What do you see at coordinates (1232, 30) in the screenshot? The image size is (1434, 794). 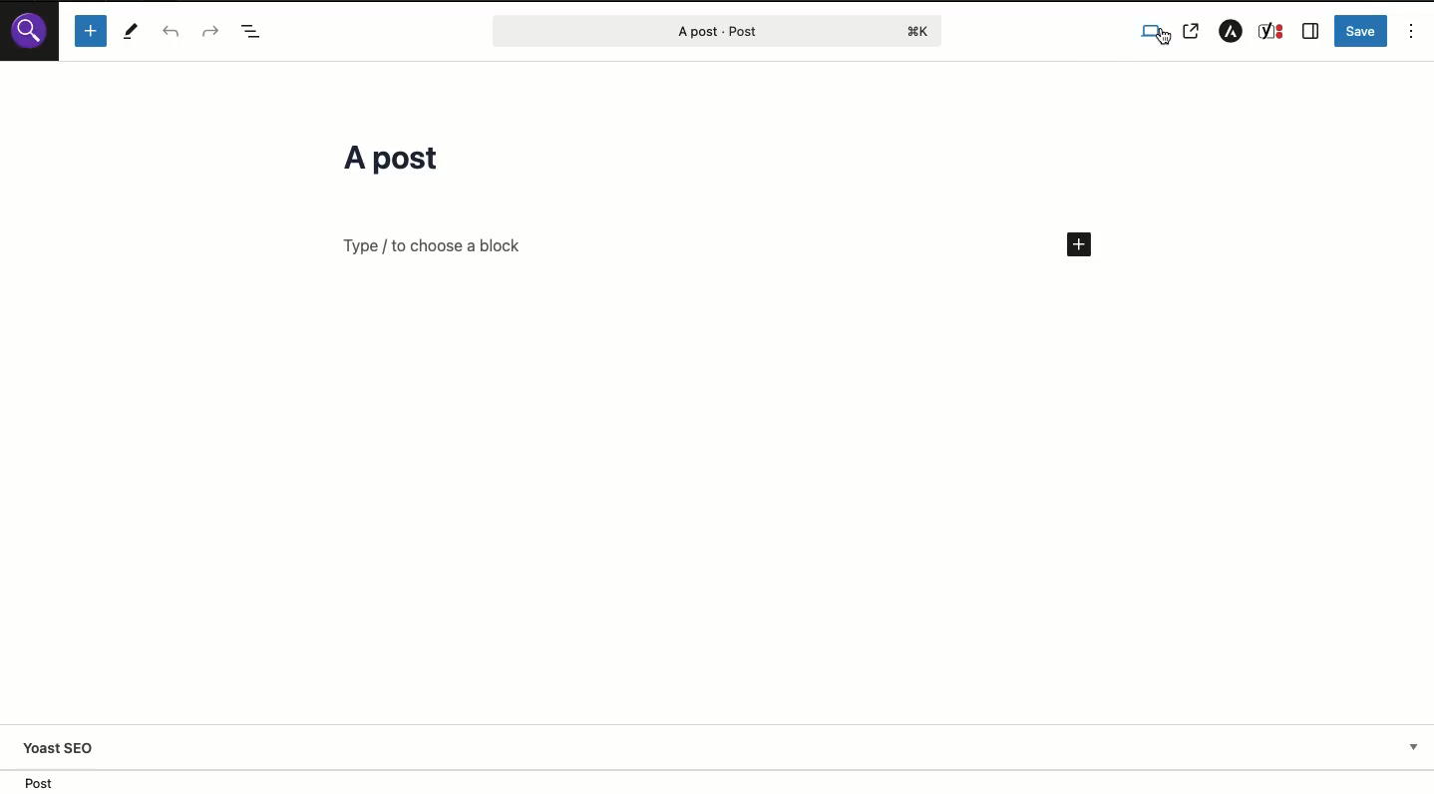 I see `Astra` at bounding box center [1232, 30].